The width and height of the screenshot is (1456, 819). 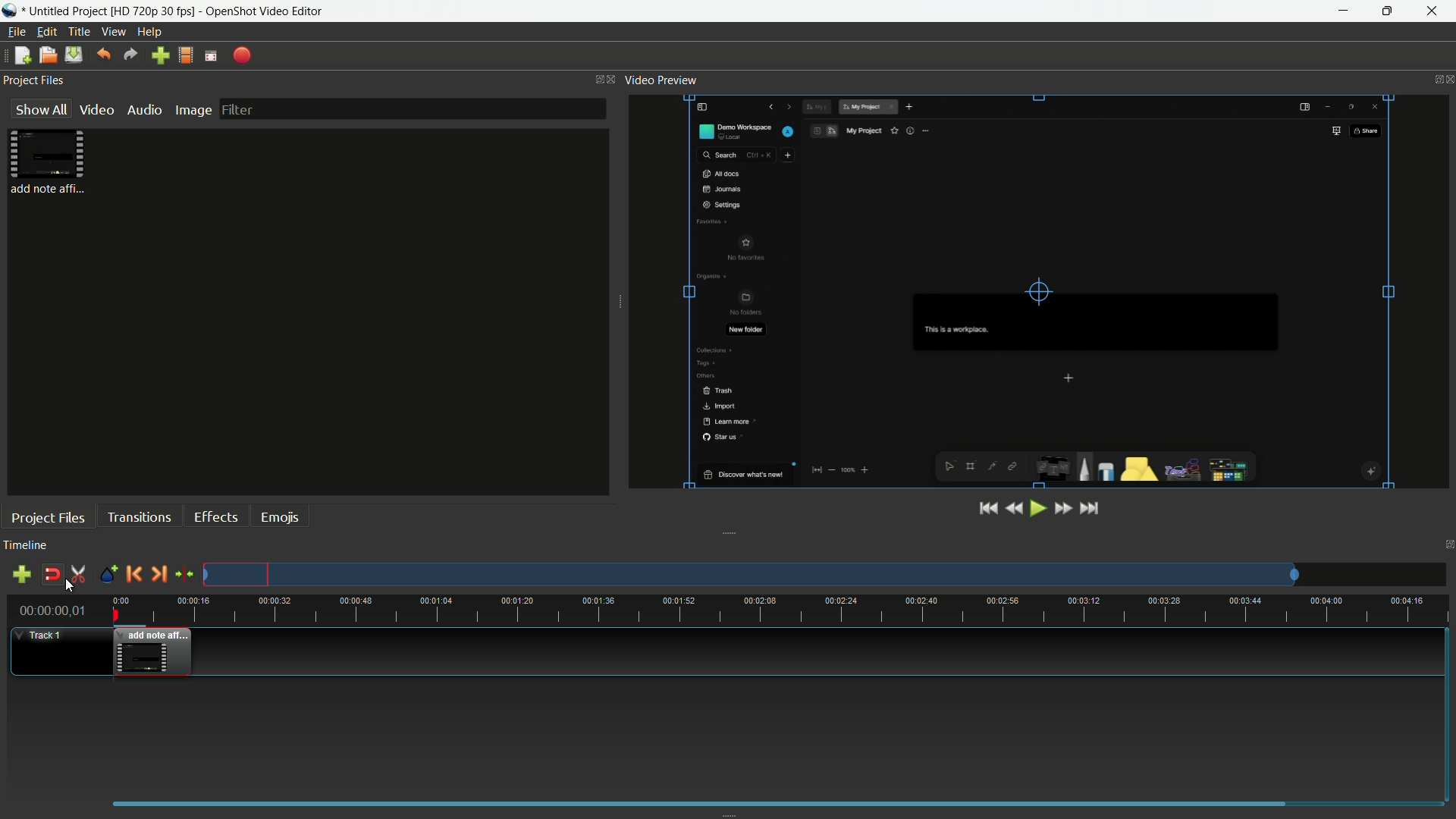 I want to click on title menu, so click(x=75, y=31).